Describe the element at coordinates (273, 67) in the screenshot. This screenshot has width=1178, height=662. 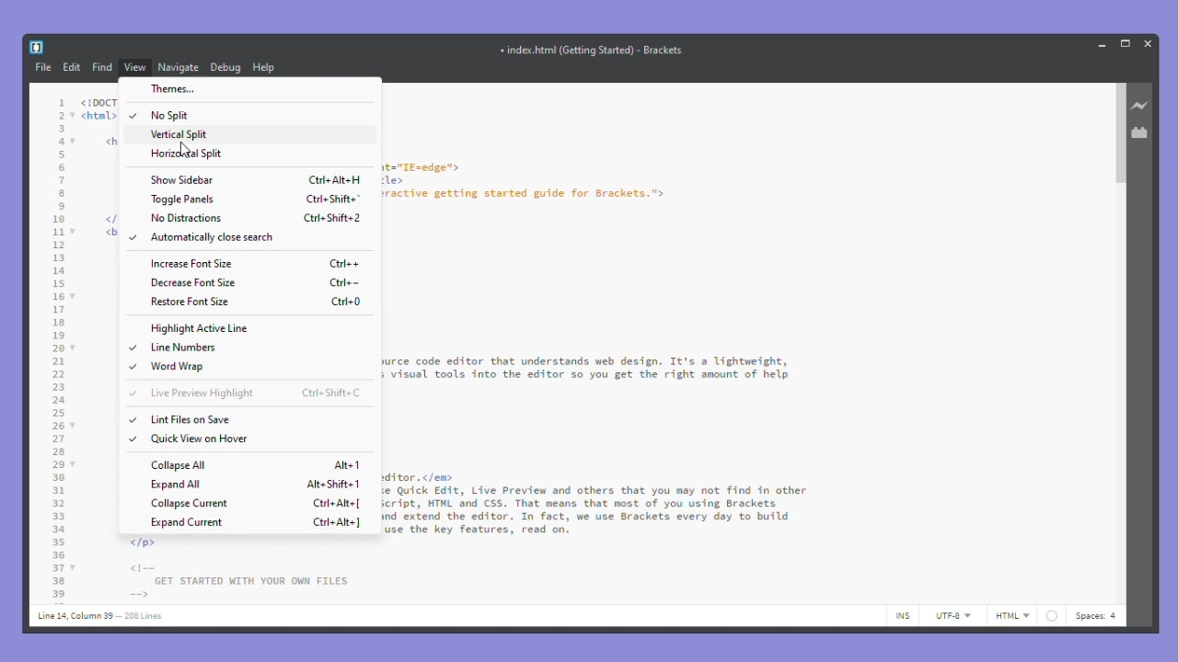
I see `Help` at that location.